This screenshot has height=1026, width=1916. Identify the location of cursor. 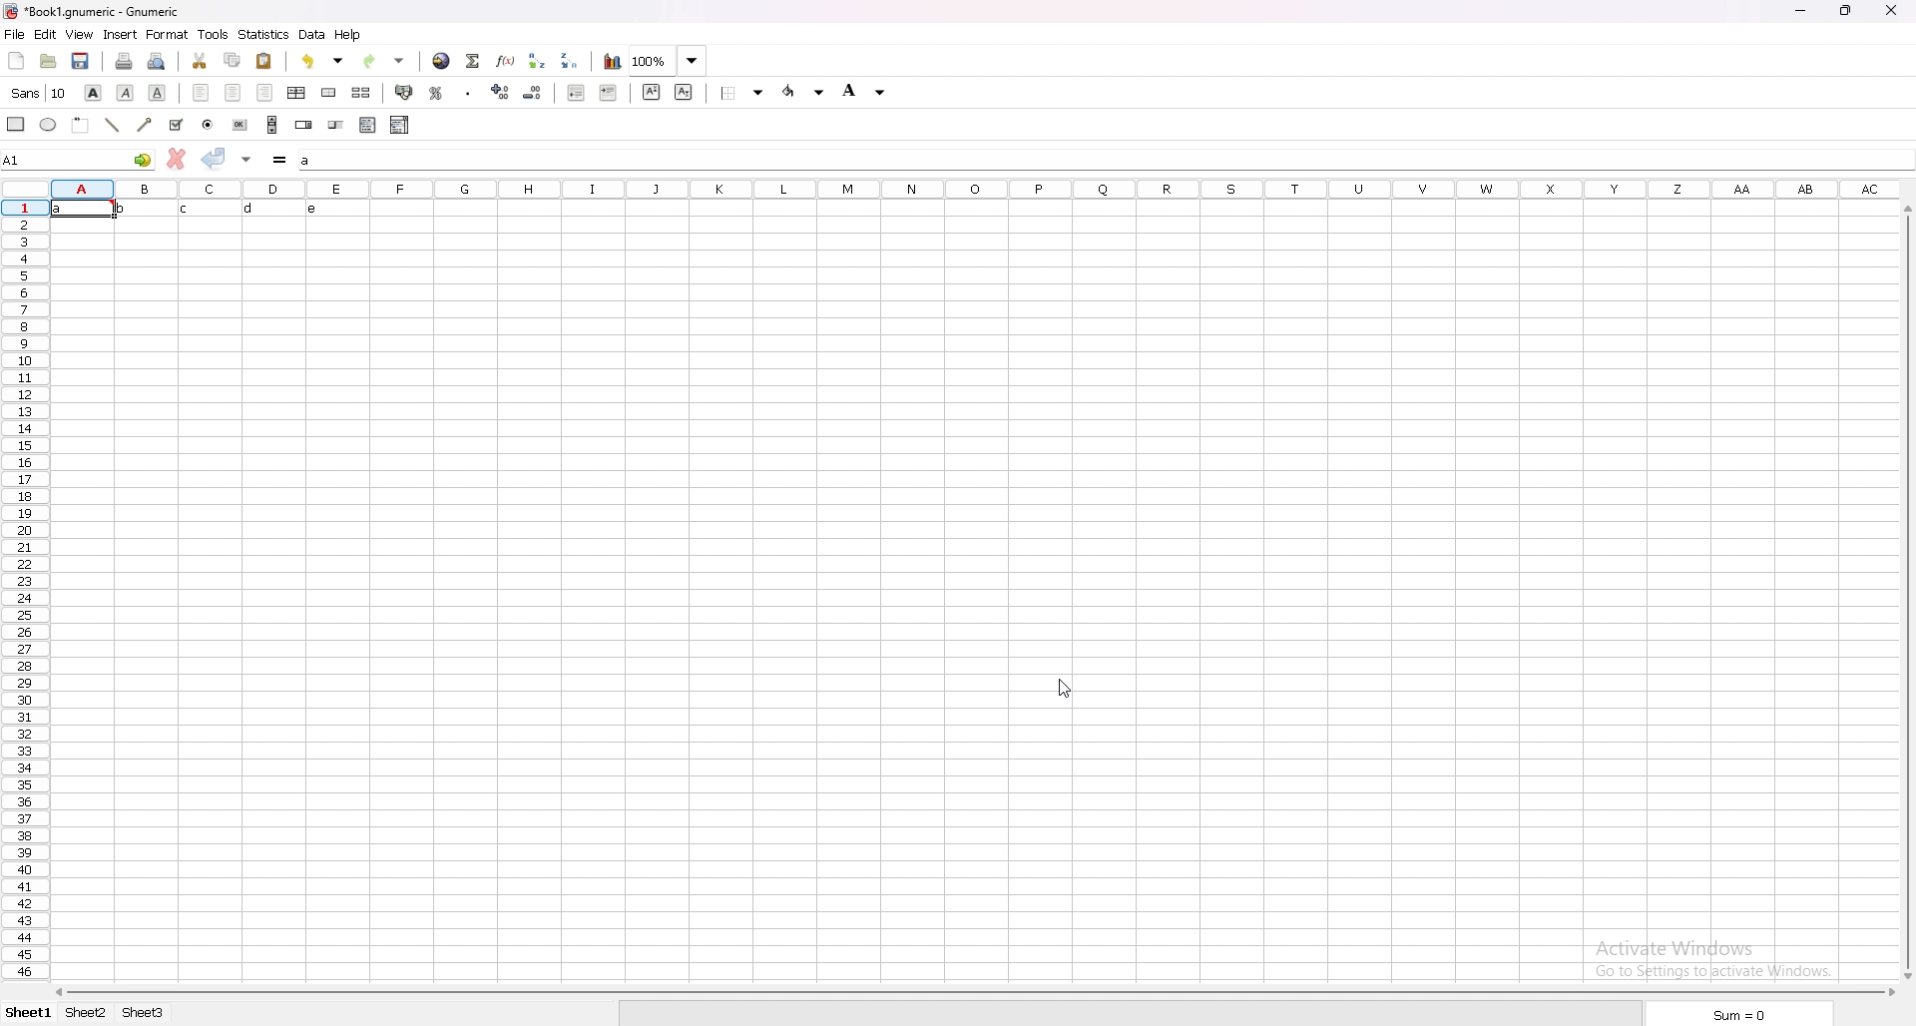
(1070, 686).